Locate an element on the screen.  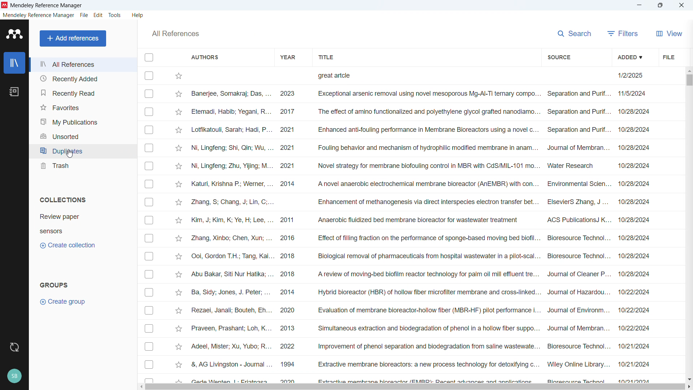
Notebook  is located at coordinates (14, 92).